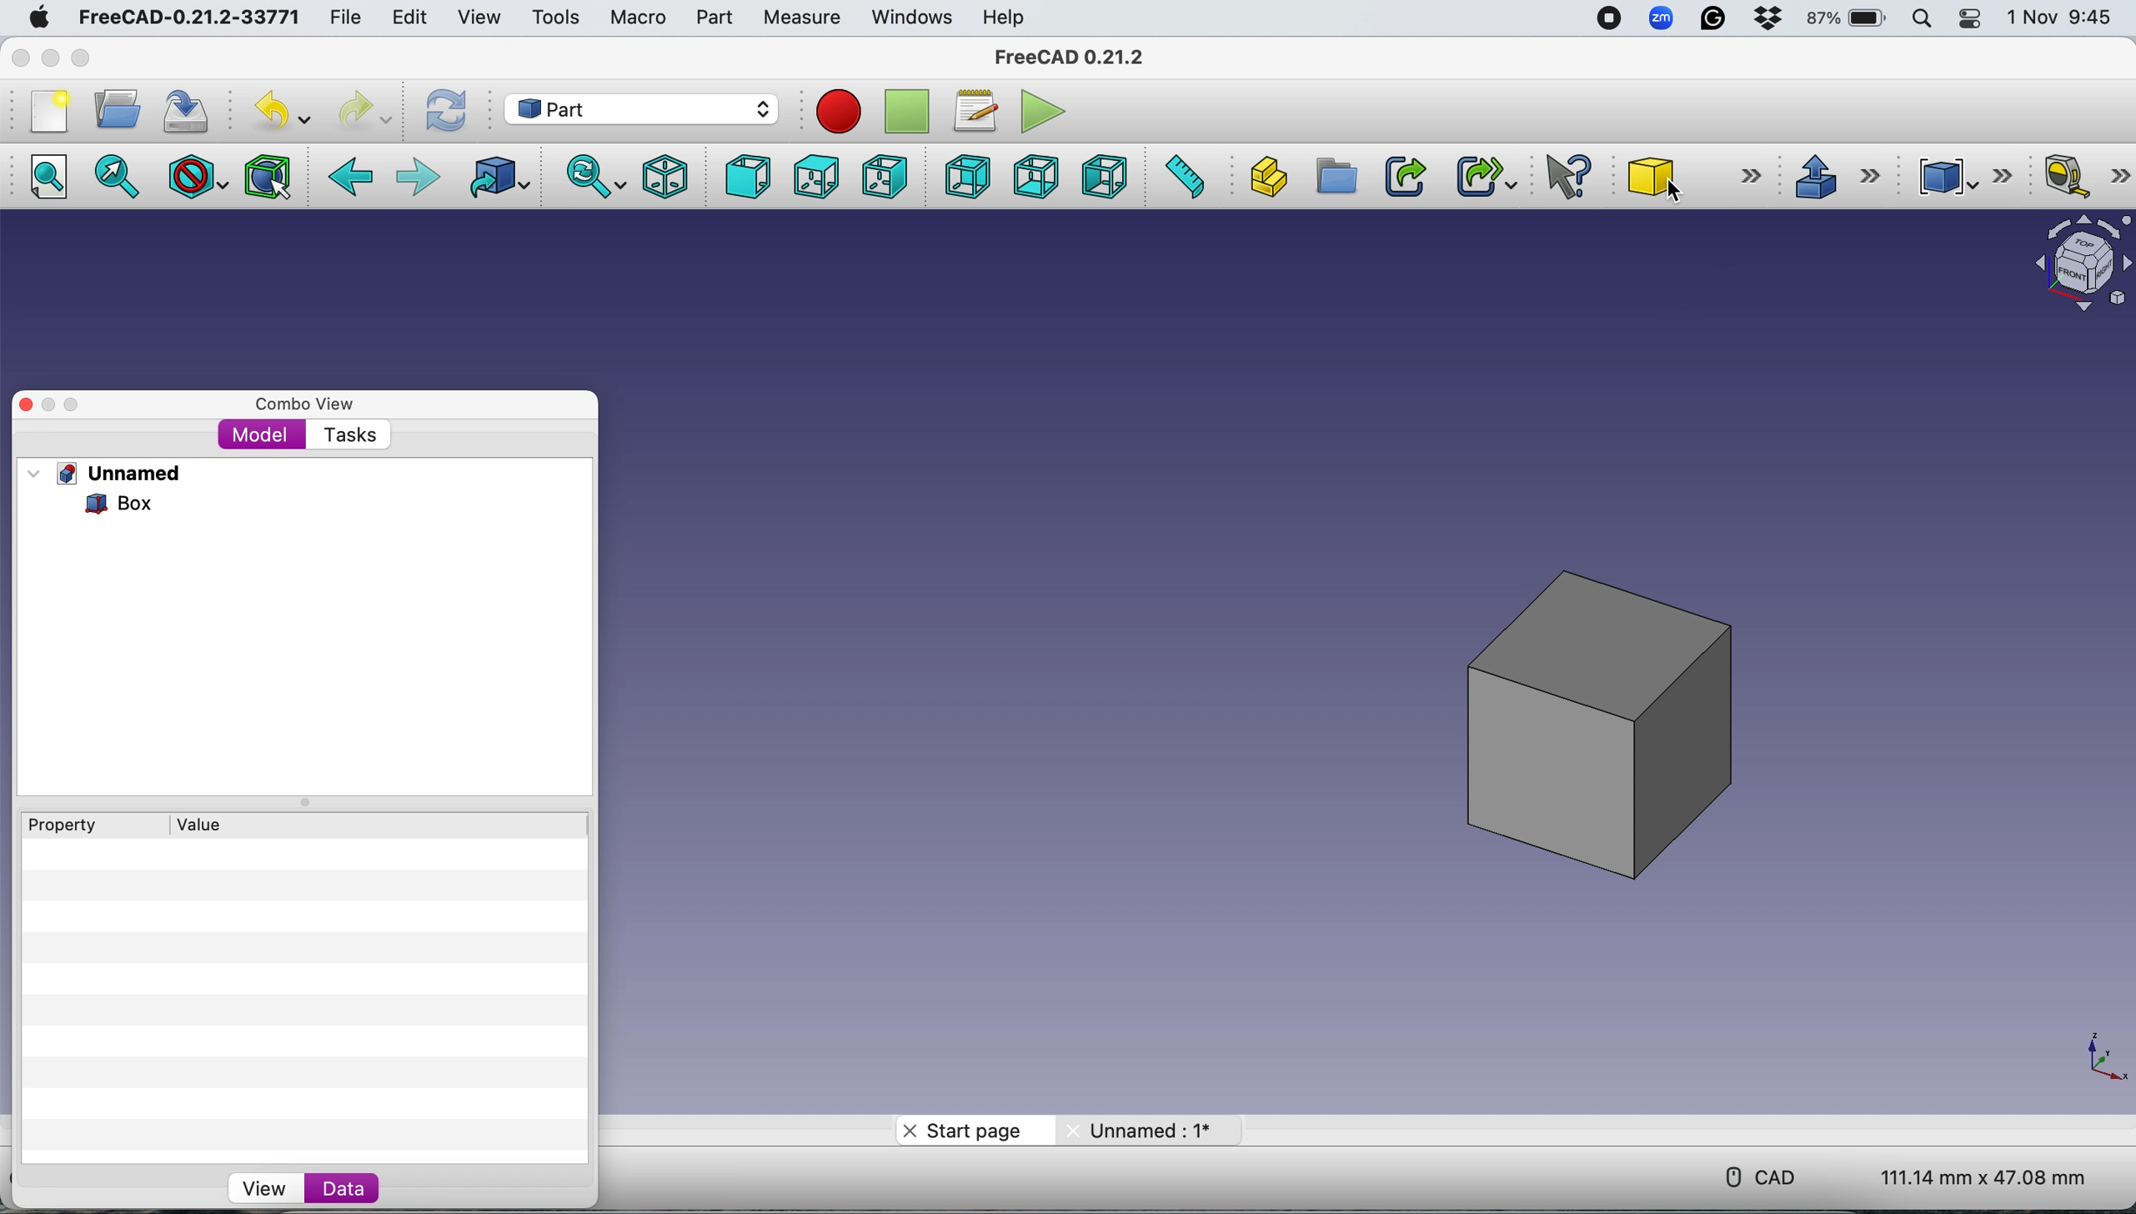 This screenshot has width=2136, height=1214. What do you see at coordinates (1715, 18) in the screenshot?
I see `Grammarly` at bounding box center [1715, 18].